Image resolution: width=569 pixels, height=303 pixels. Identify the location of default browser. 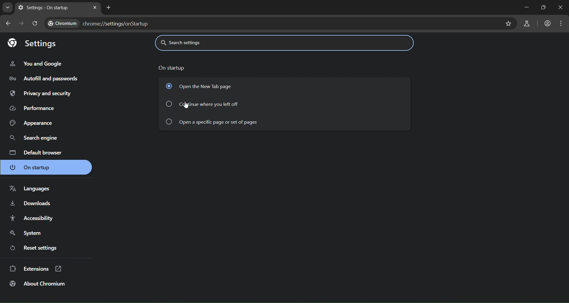
(36, 153).